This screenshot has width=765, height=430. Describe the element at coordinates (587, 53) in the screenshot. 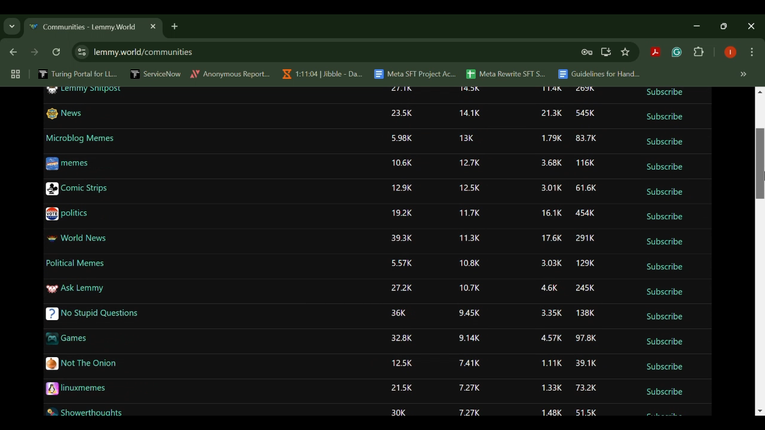

I see `Site Password Data Saved` at that location.